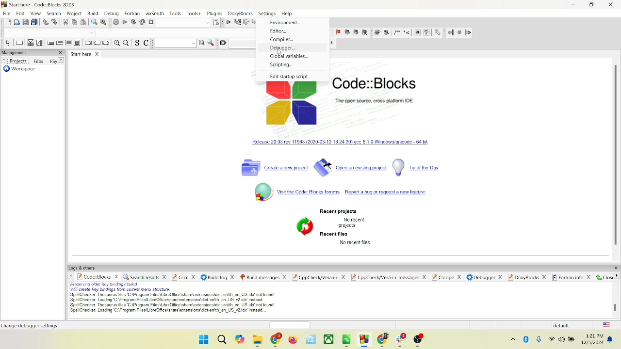 The height and width of the screenshot is (349, 621). What do you see at coordinates (244, 44) in the screenshot?
I see `blank space` at bounding box center [244, 44].